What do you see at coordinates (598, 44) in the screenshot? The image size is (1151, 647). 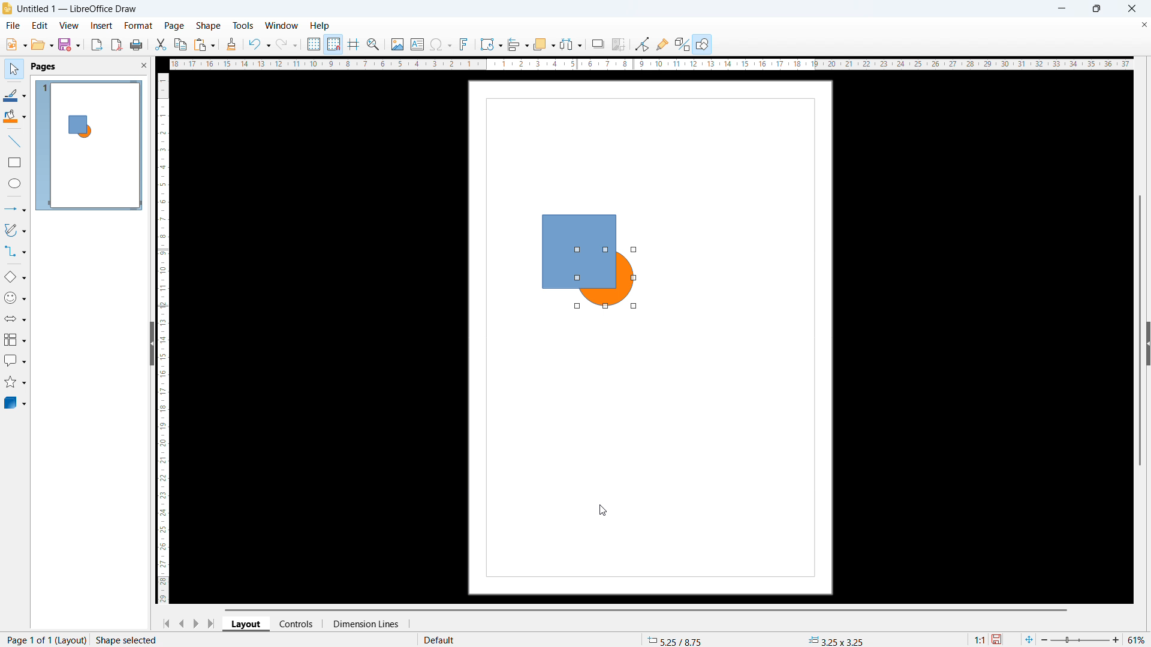 I see `shadow` at bounding box center [598, 44].